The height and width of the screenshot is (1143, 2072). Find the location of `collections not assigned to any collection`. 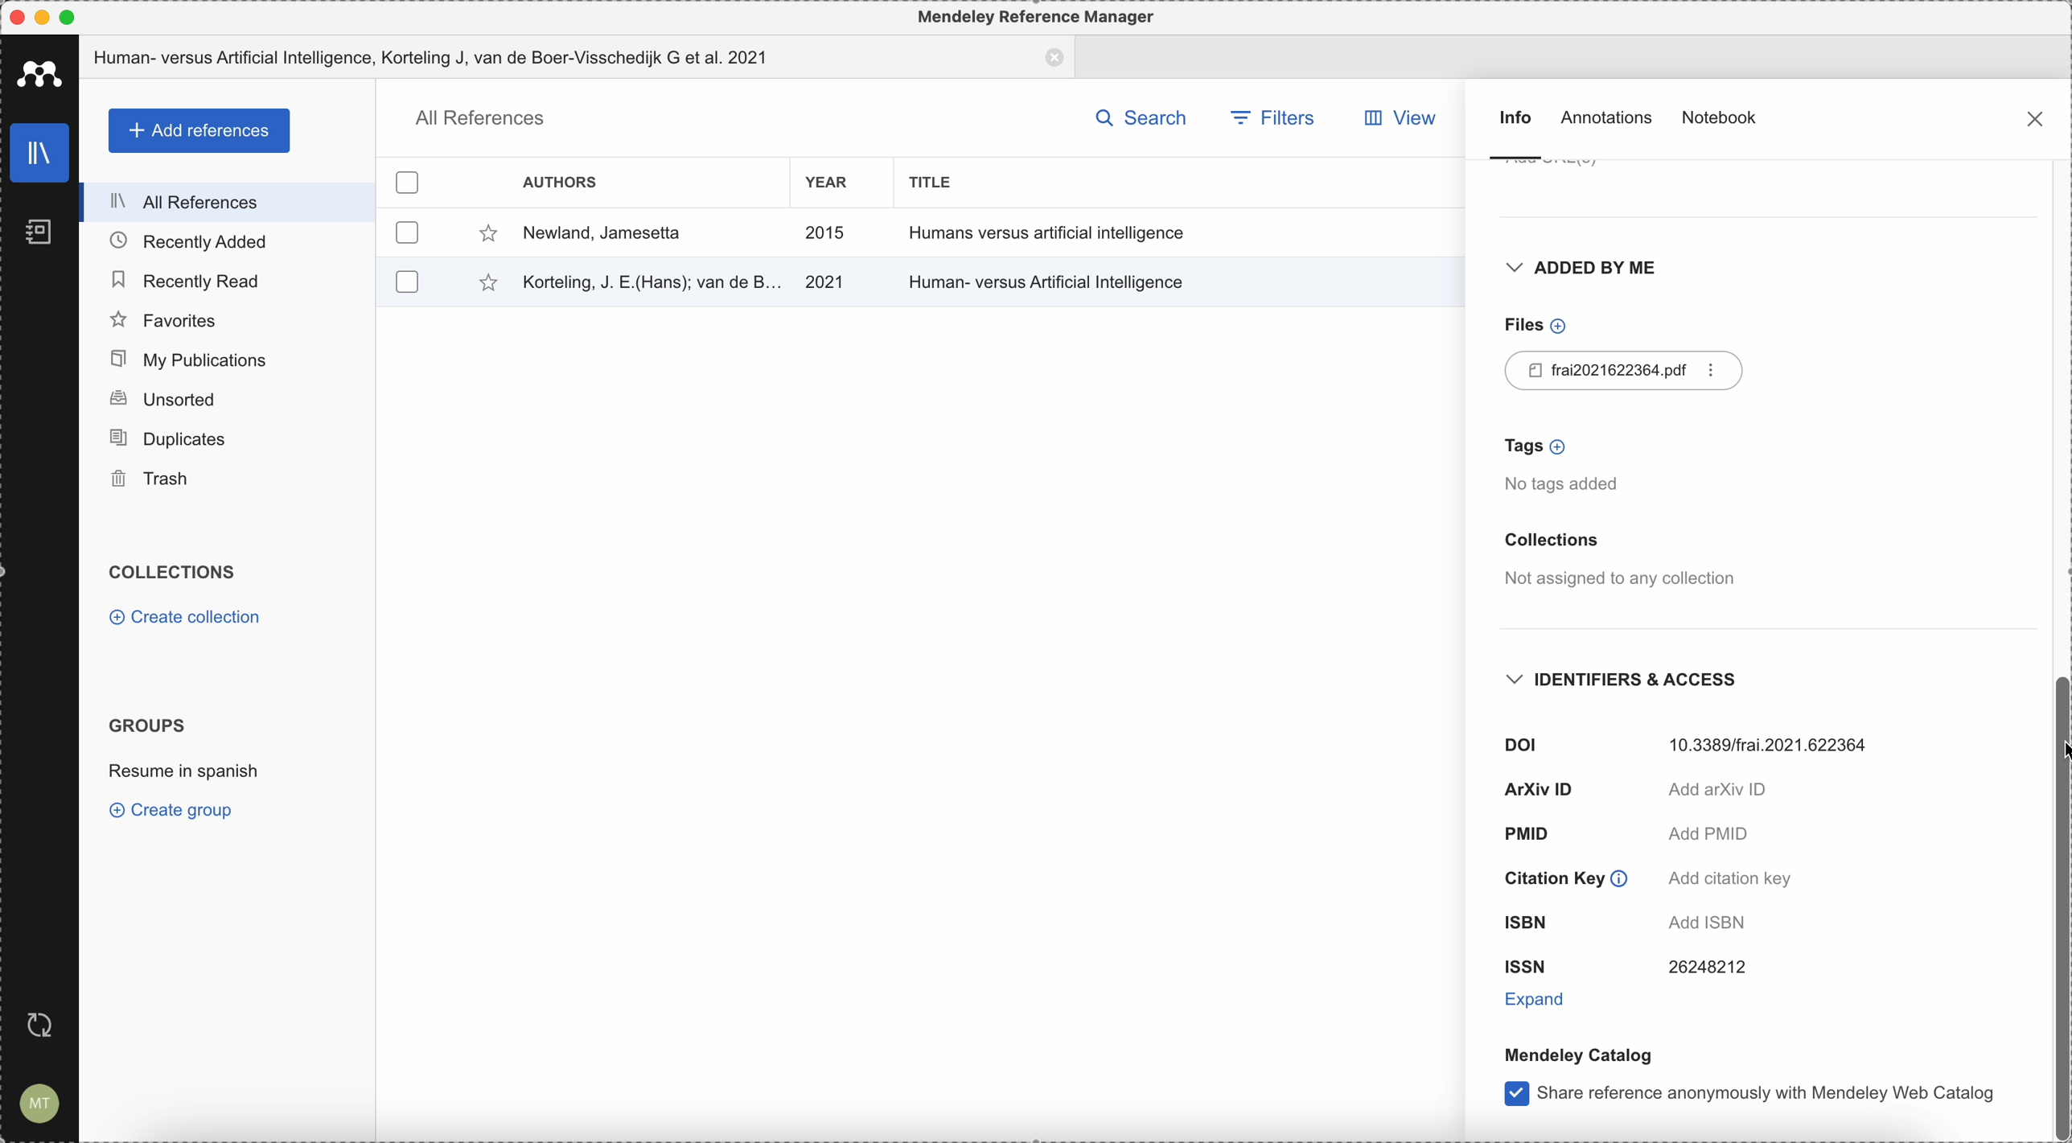

collections not assigned to any collection is located at coordinates (1617, 561).